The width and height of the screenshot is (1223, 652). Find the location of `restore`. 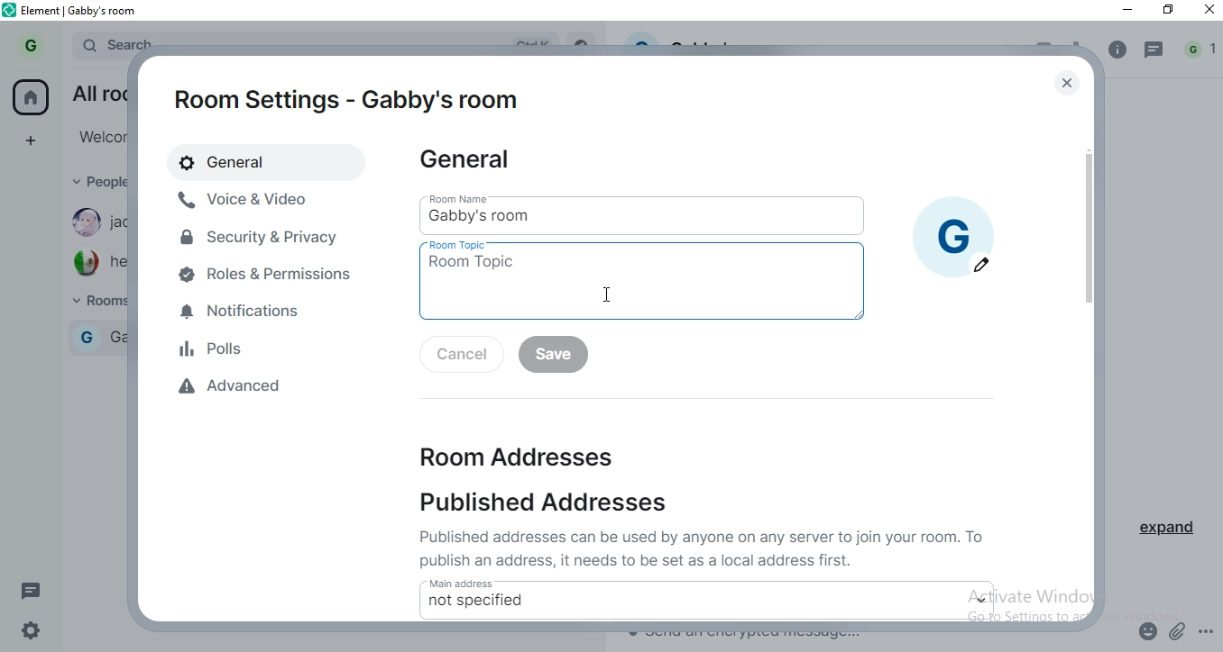

restore is located at coordinates (1169, 11).